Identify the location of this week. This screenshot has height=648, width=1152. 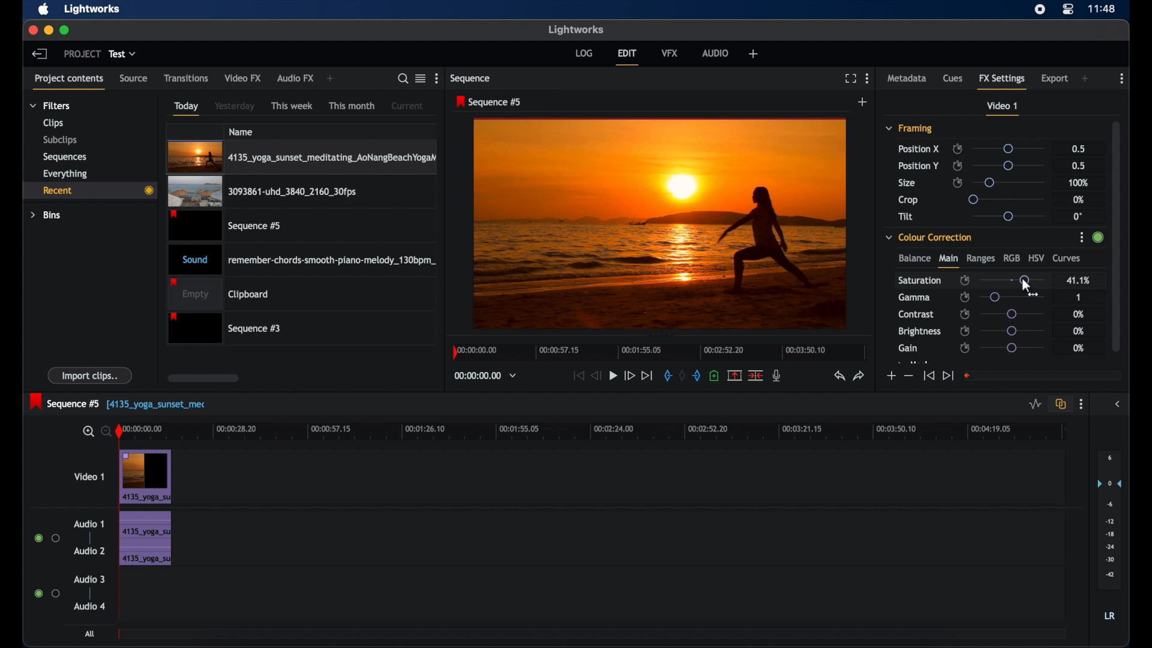
(293, 105).